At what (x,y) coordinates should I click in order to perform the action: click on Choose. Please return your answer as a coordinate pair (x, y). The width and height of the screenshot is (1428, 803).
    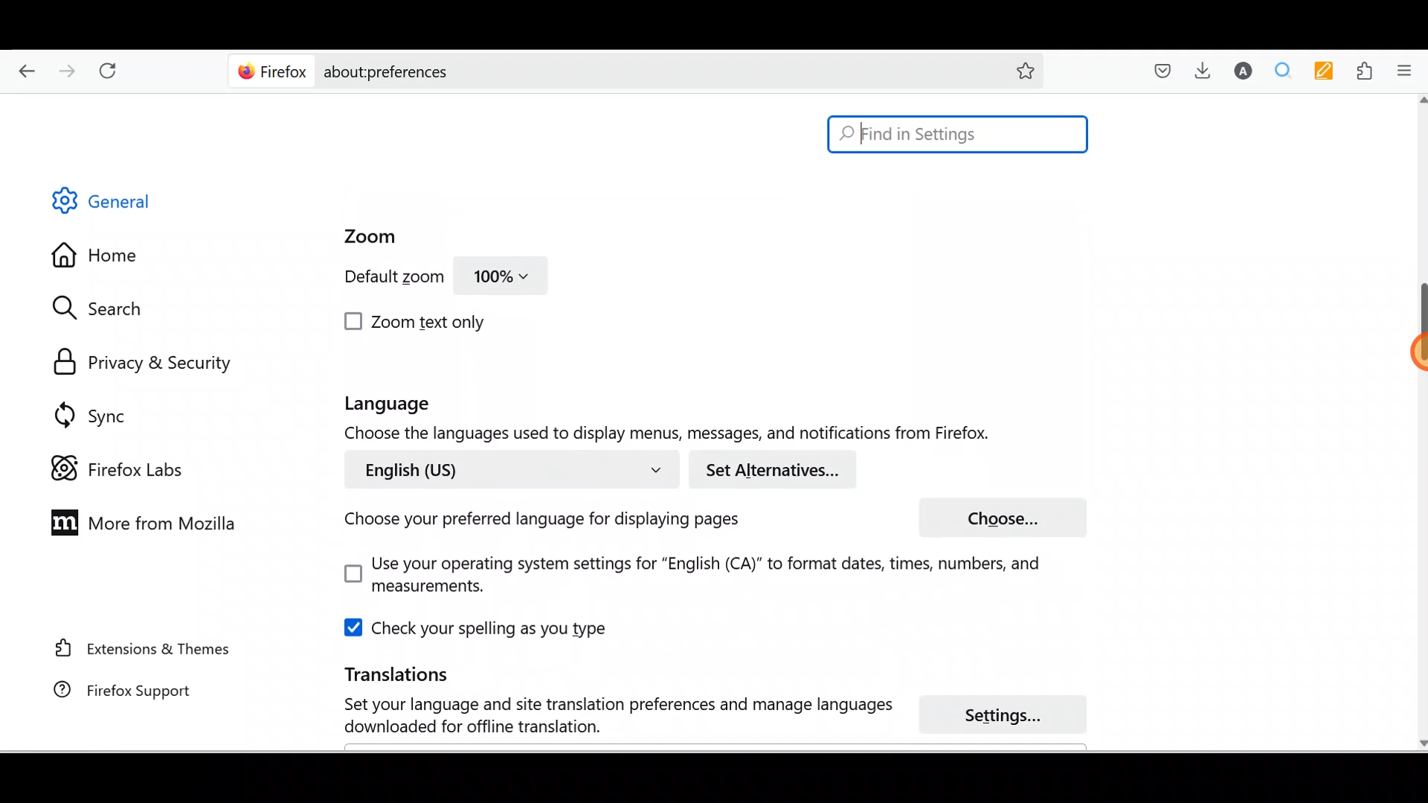
    Looking at the image, I should click on (1002, 516).